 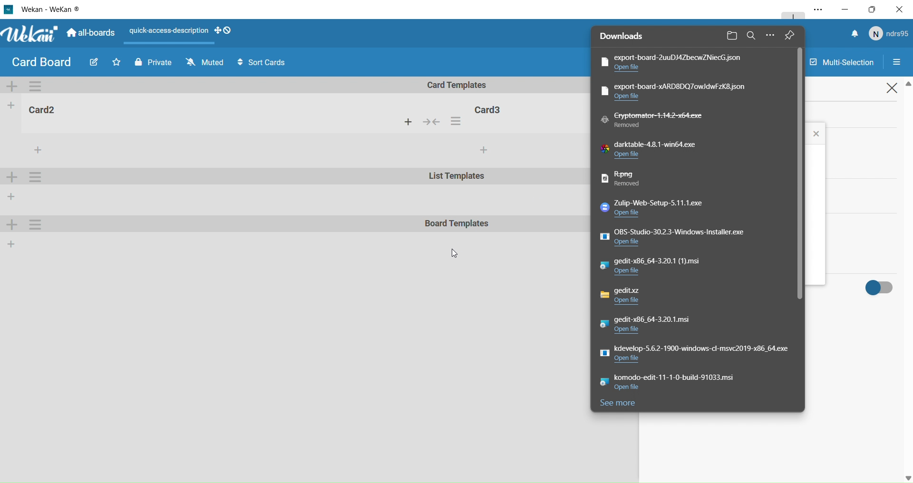 I want to click on downloaded file, so click(x=694, y=356).